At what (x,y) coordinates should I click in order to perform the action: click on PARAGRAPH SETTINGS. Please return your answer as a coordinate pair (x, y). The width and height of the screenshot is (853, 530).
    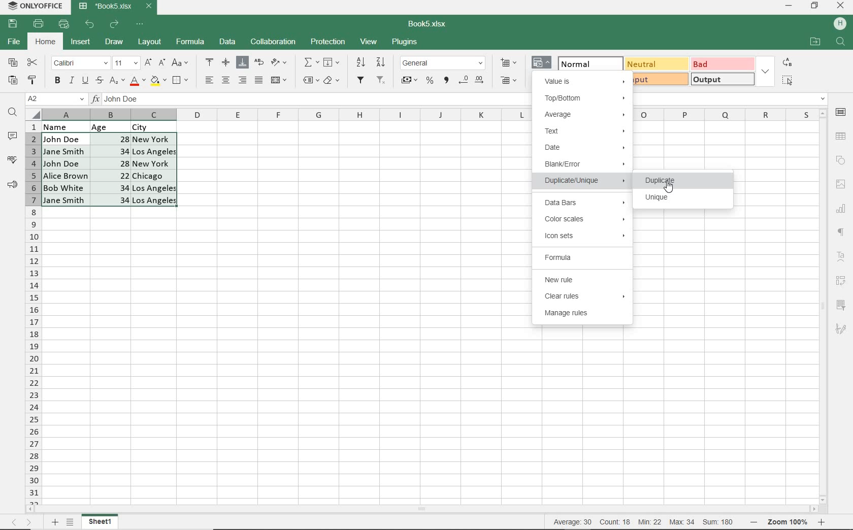
    Looking at the image, I should click on (841, 233).